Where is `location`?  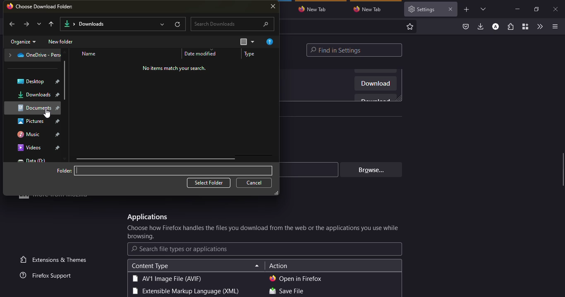
location is located at coordinates (31, 148).